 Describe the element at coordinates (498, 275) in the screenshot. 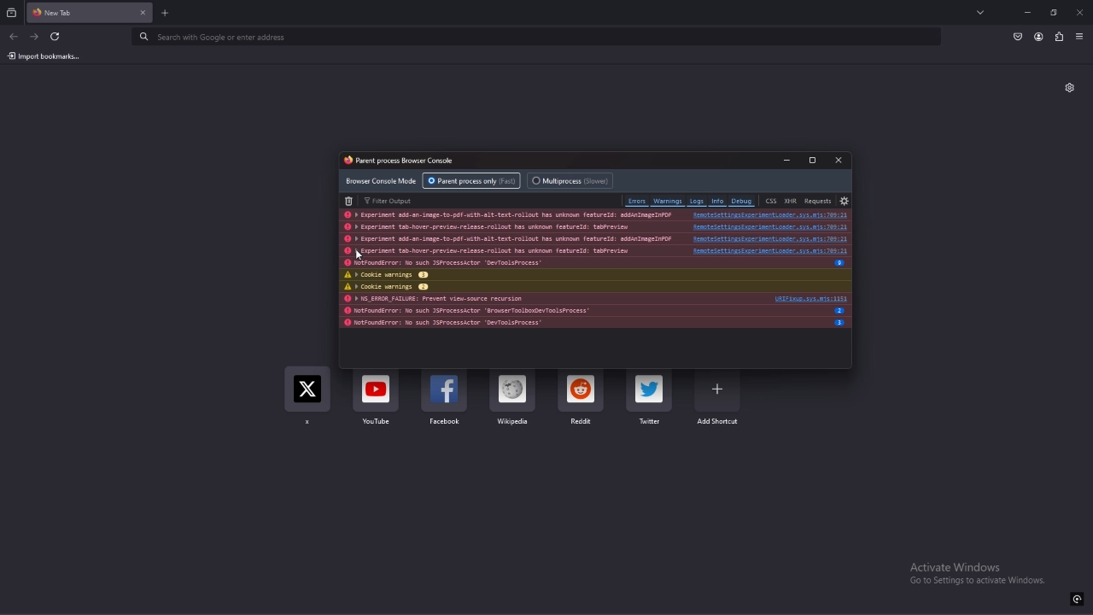

I see `cookie warnings` at that location.